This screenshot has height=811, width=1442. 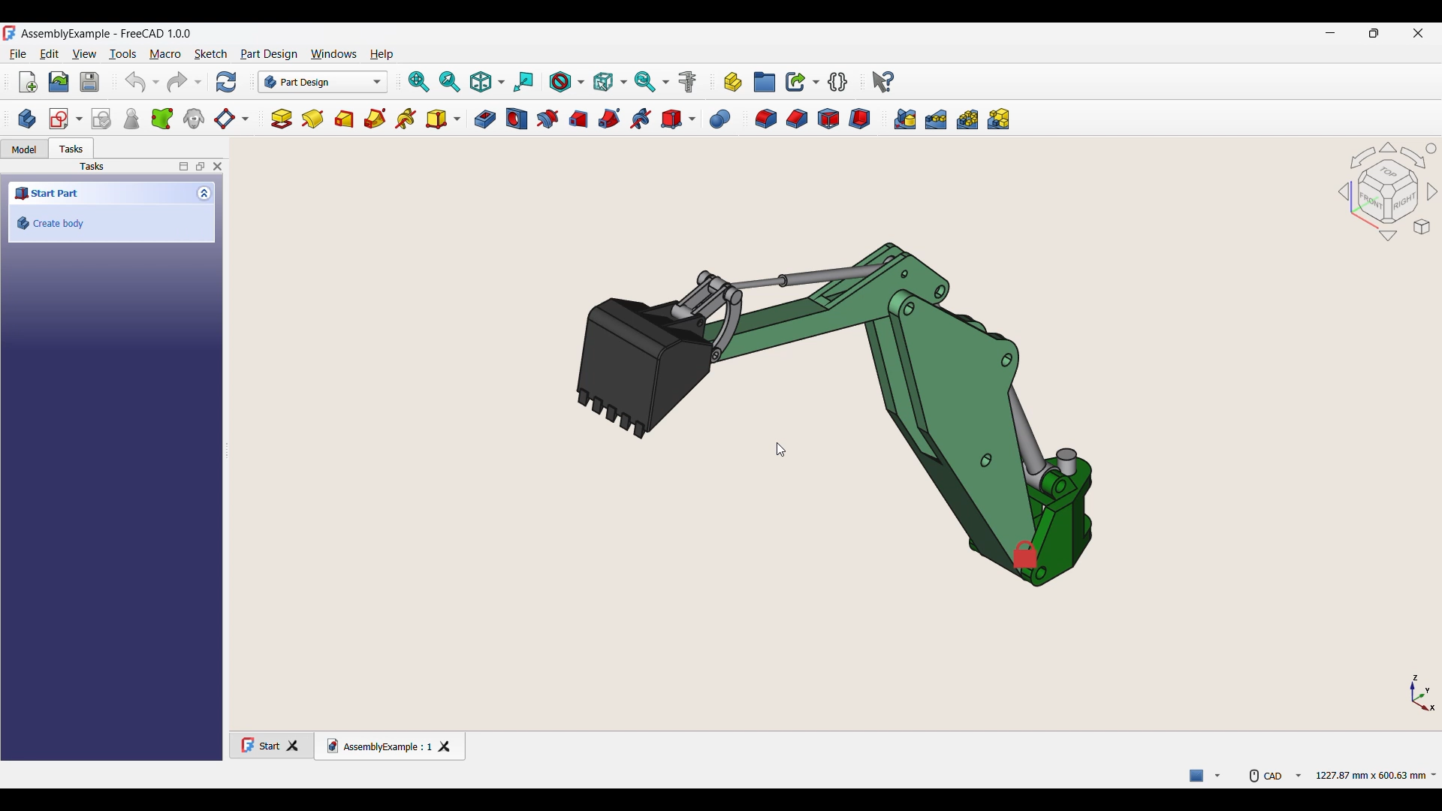 I want to click on File menu, so click(x=18, y=55).